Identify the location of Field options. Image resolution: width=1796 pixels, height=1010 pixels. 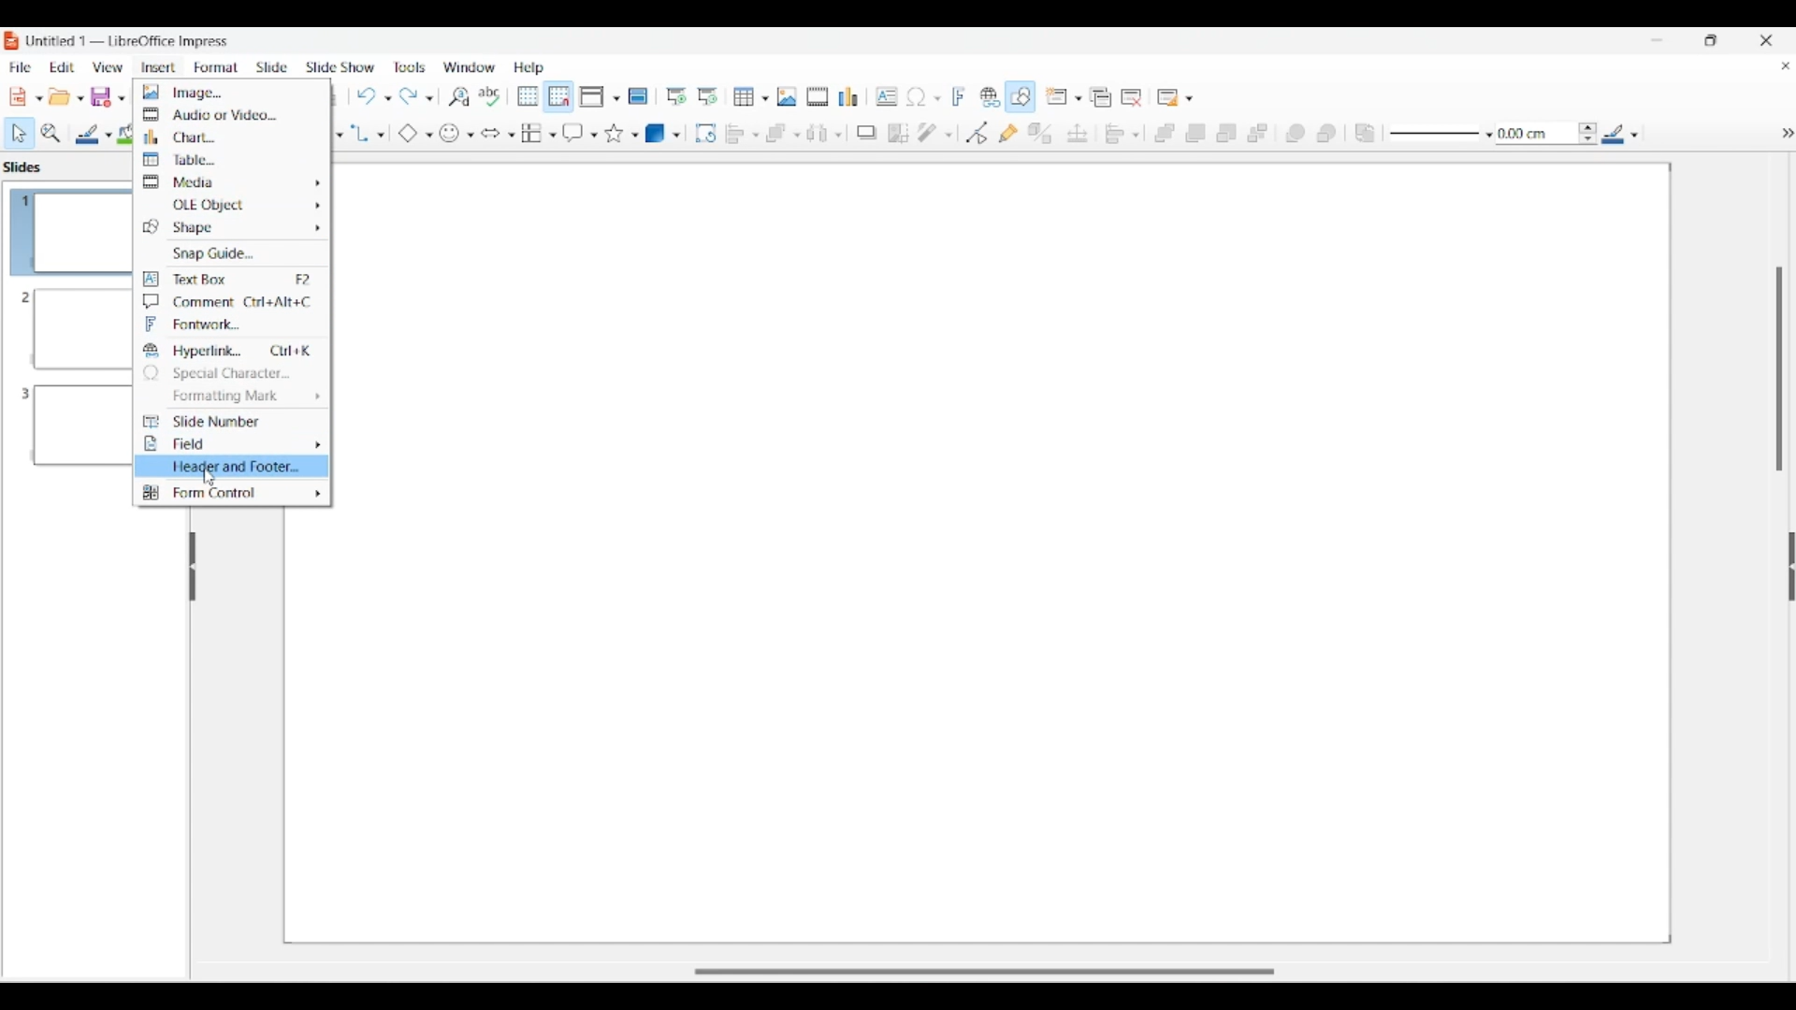
(232, 444).